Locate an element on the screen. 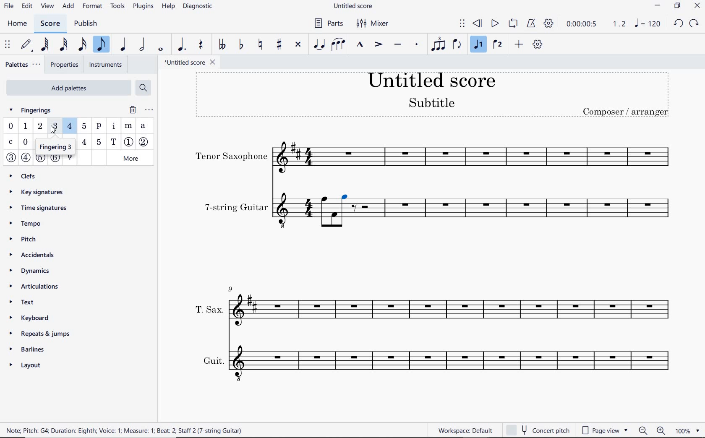 This screenshot has width=705, height=438. 16TH NOTE is located at coordinates (82, 44).